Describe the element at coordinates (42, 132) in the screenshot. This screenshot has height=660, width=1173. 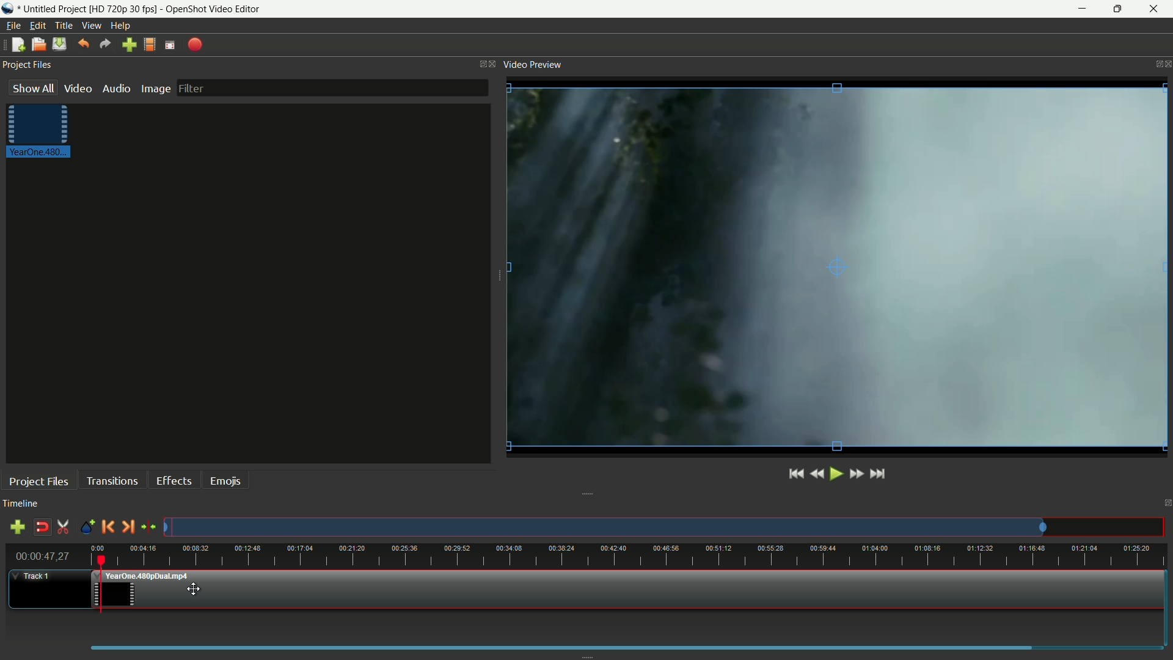
I see `project file` at that location.